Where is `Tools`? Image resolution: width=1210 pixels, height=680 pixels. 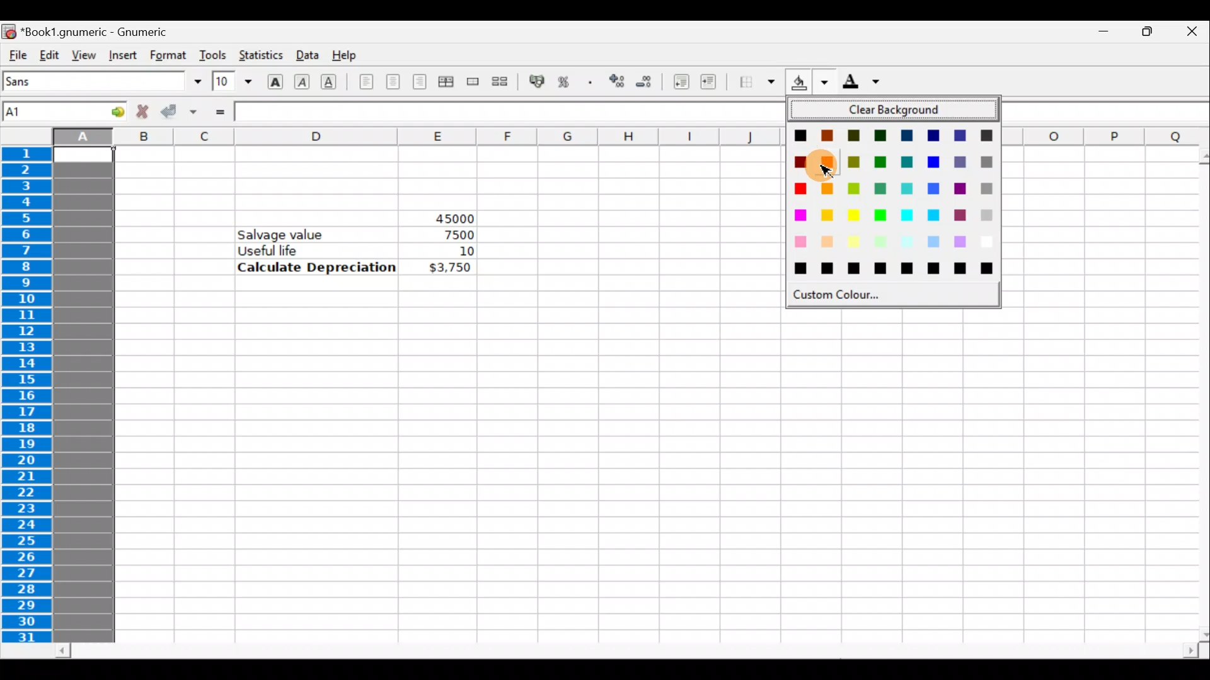
Tools is located at coordinates (212, 55).